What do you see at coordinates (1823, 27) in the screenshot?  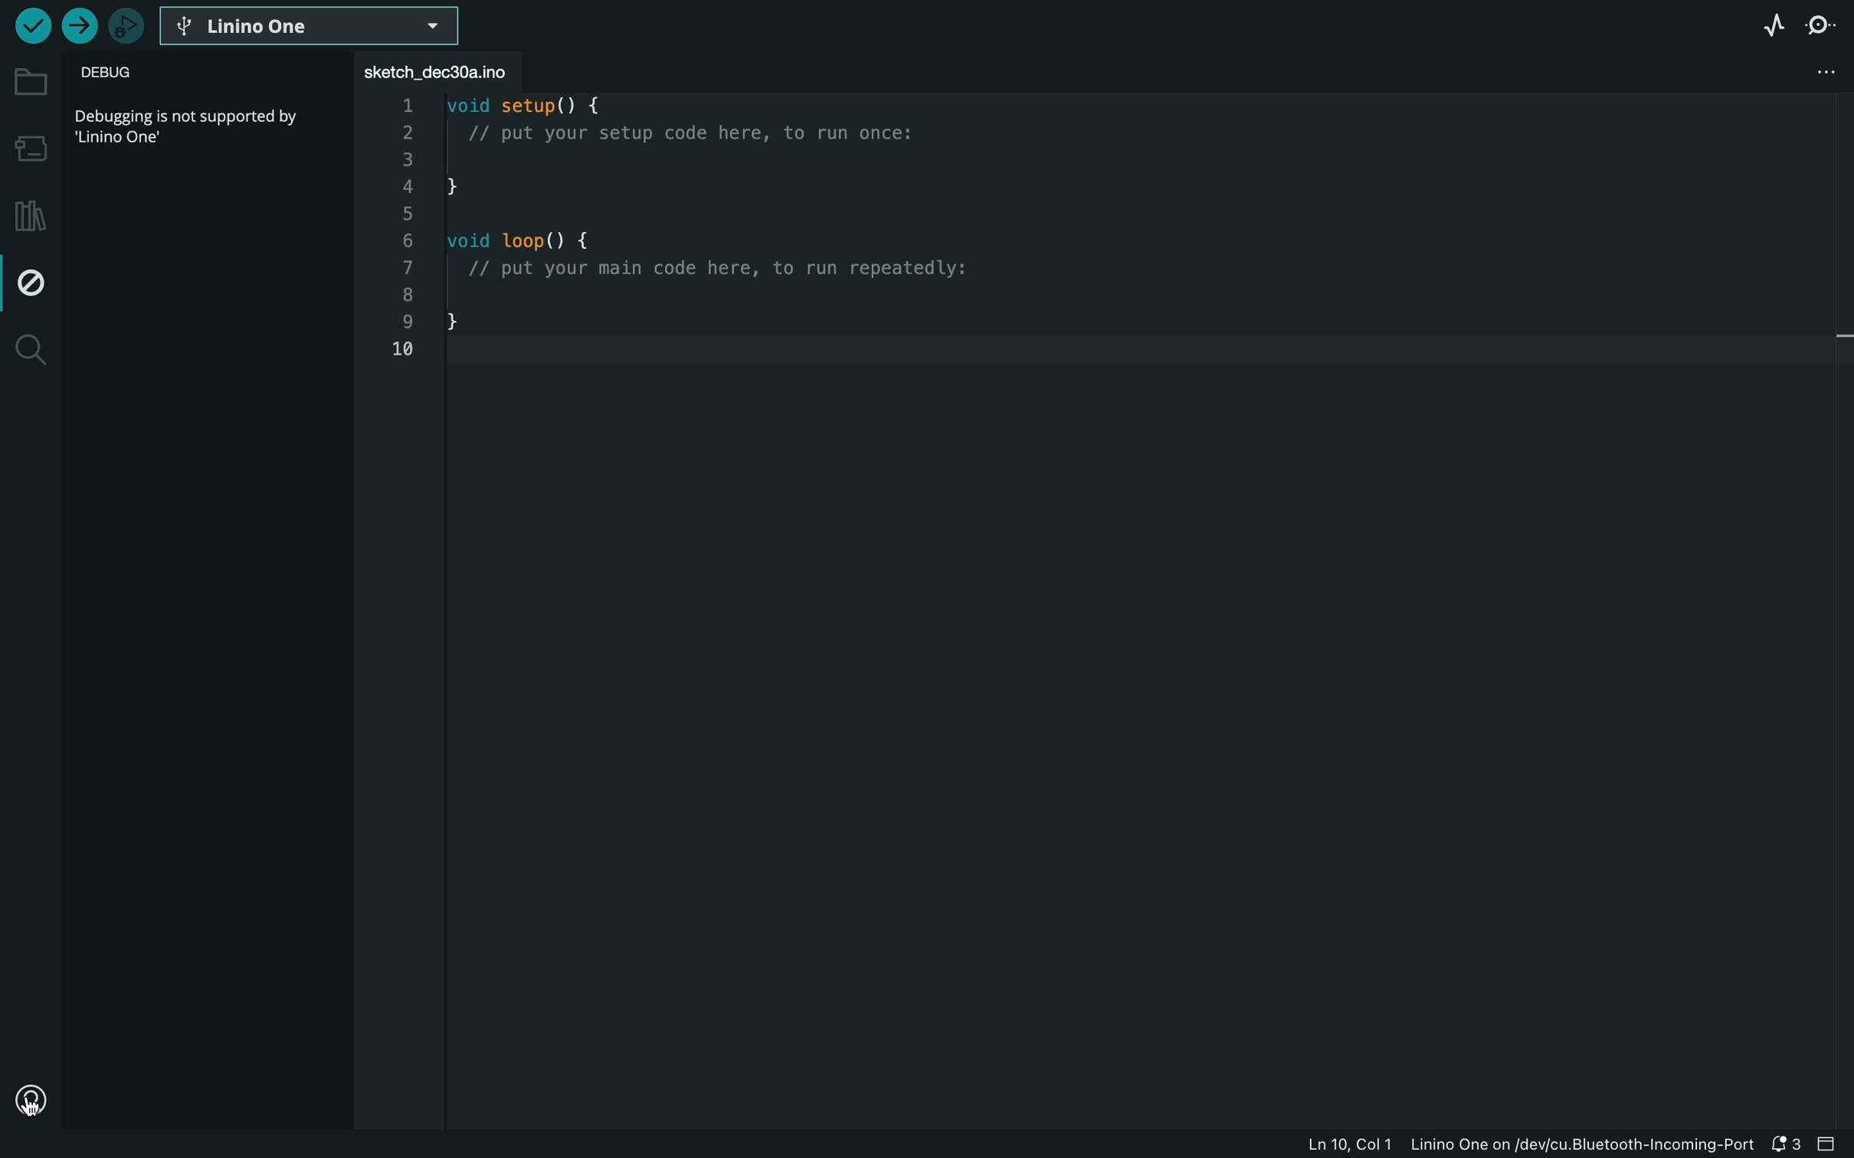 I see `serial monitor` at bounding box center [1823, 27].